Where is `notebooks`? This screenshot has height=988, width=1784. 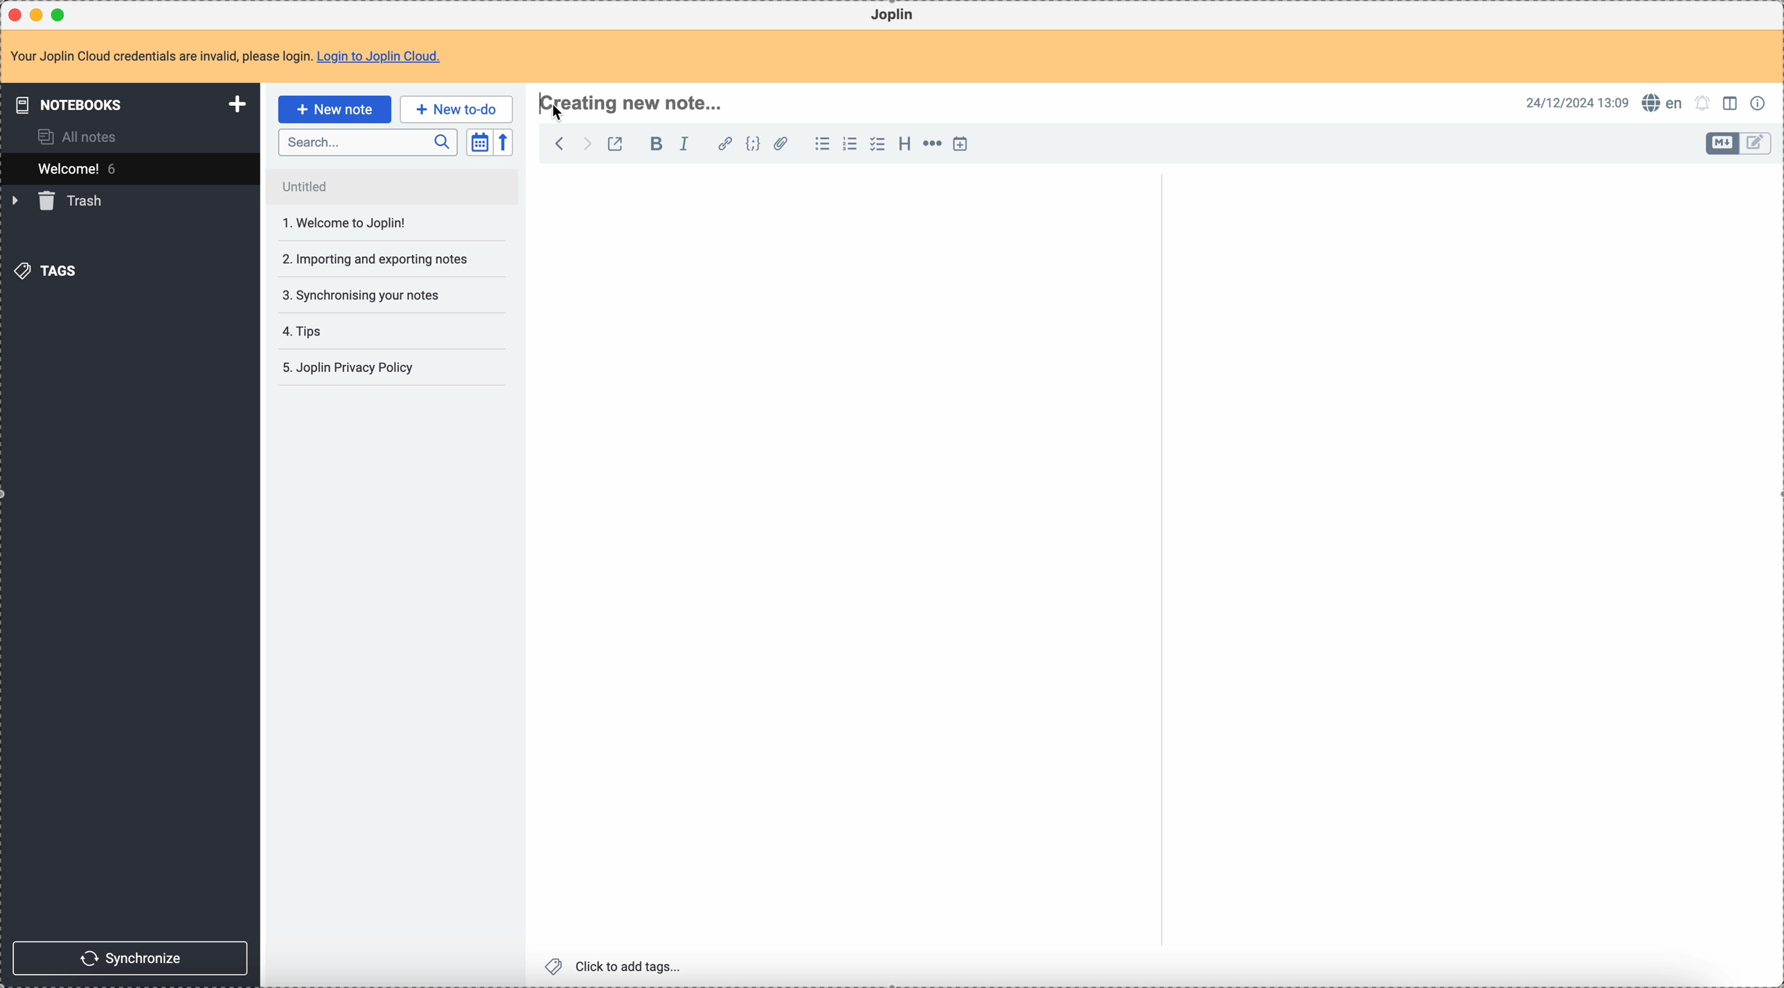 notebooks is located at coordinates (133, 104).